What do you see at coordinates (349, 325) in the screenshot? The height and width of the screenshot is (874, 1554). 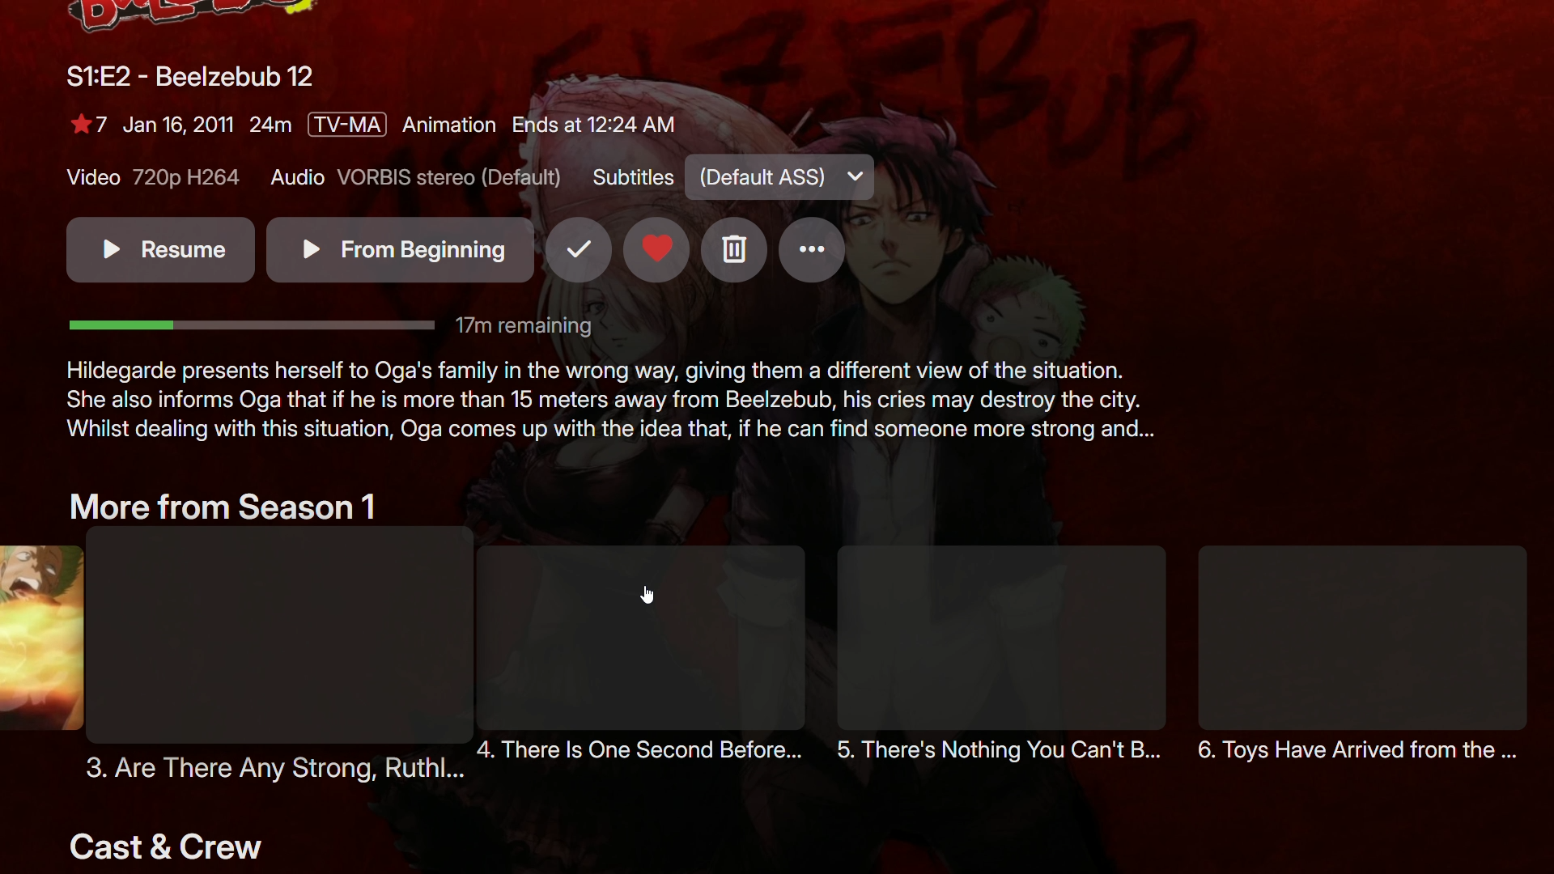 I see `Time bar` at bounding box center [349, 325].